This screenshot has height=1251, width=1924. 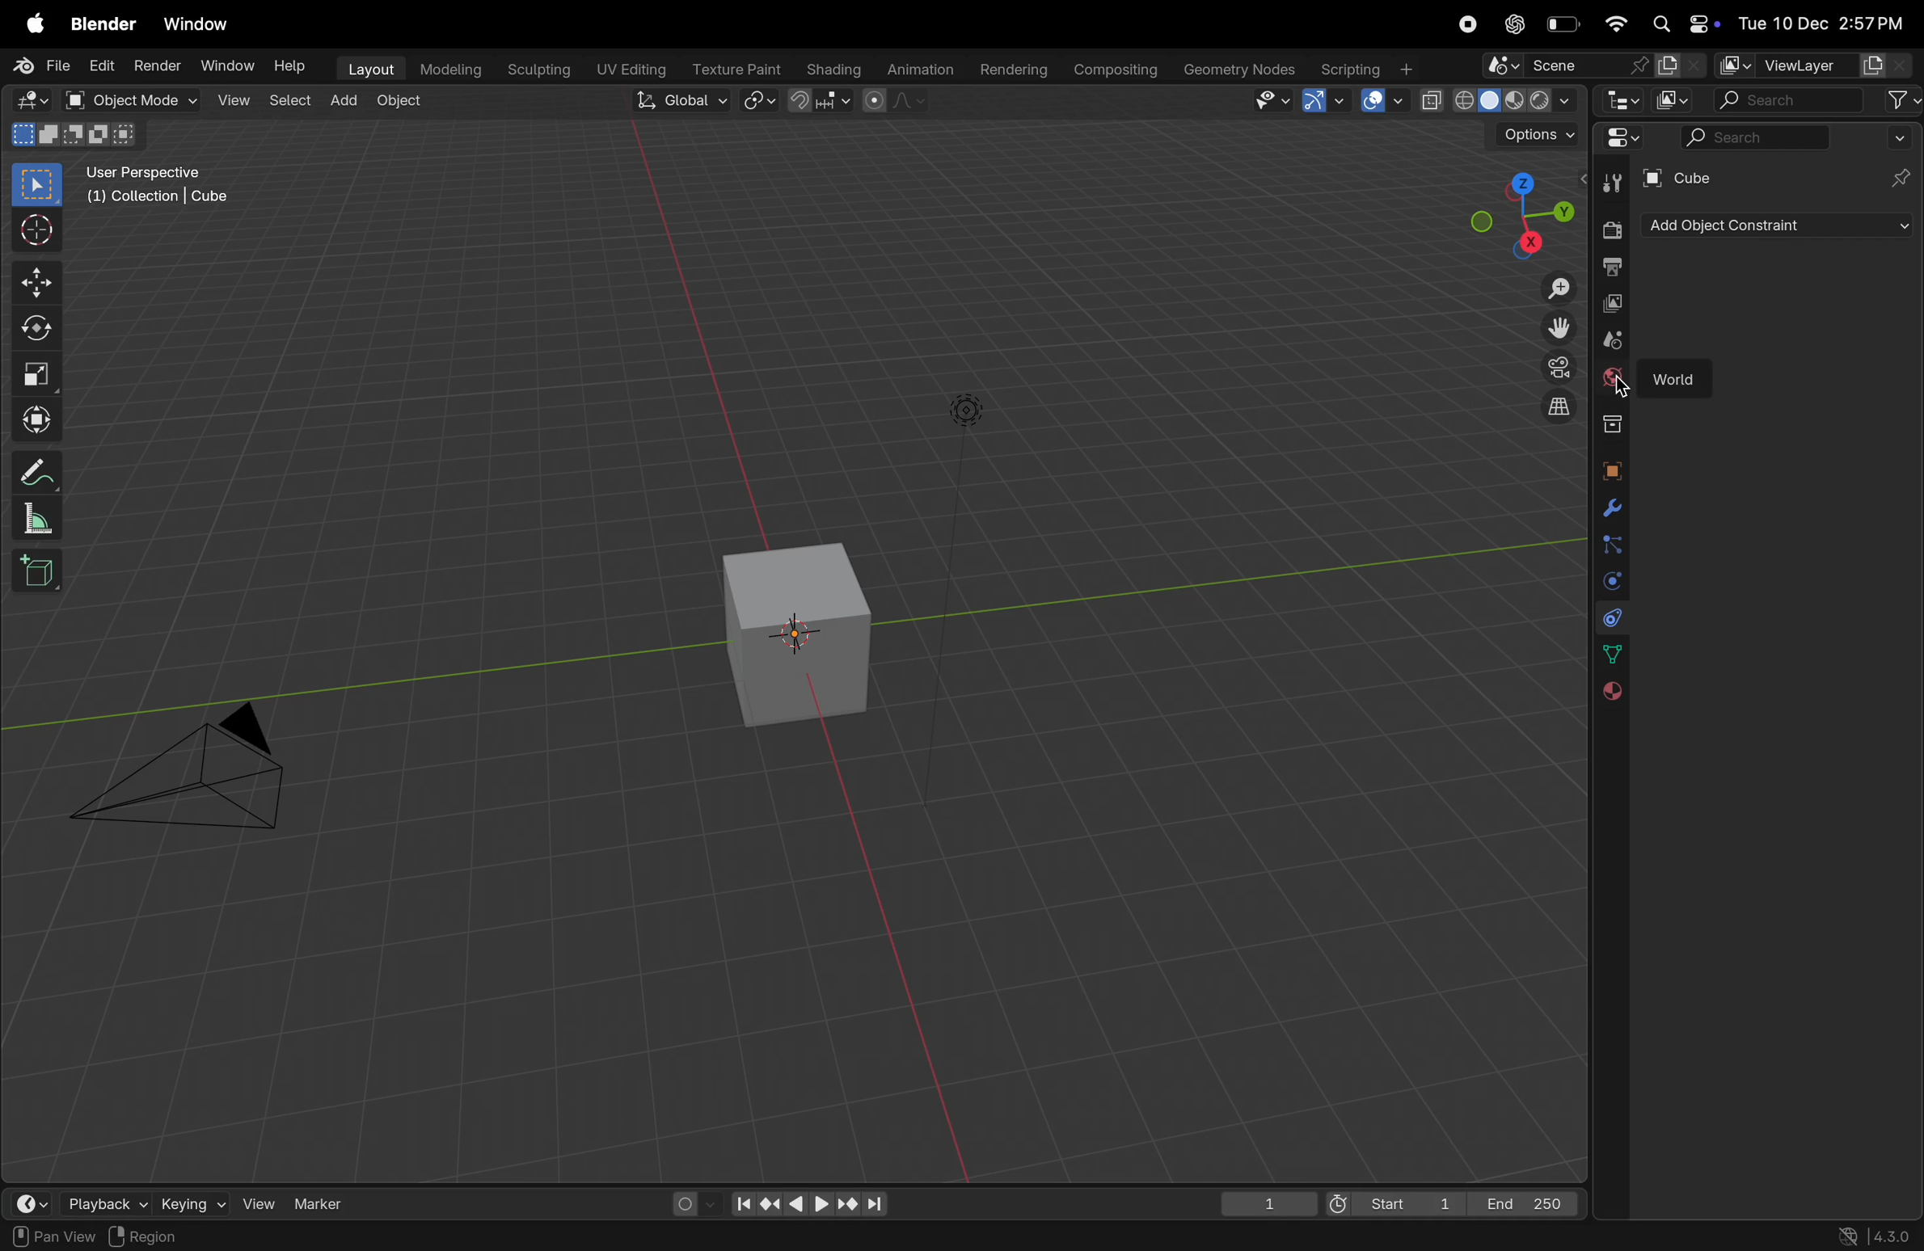 I want to click on select, so click(x=287, y=101).